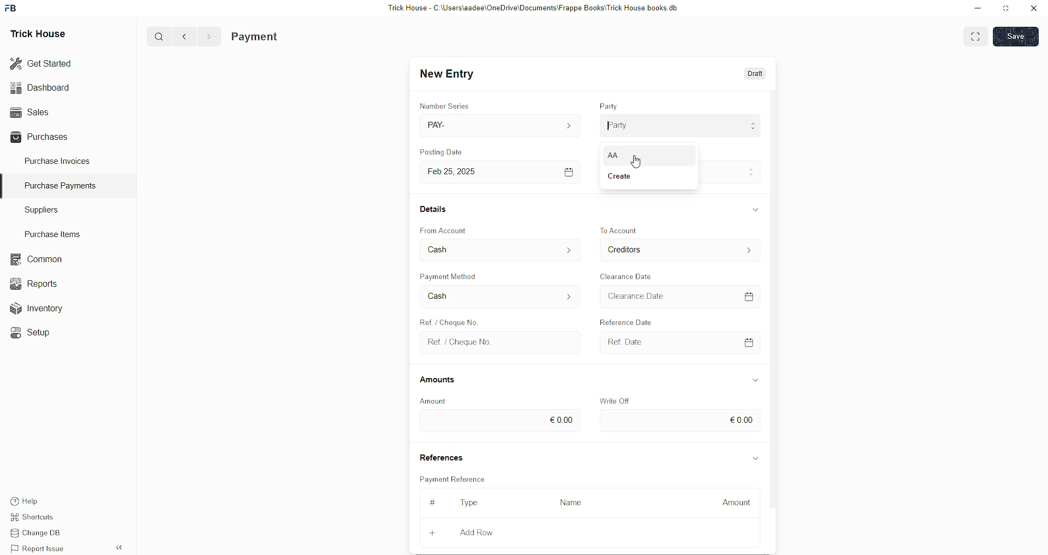 The height and width of the screenshot is (555, 1048). Describe the element at coordinates (155, 36) in the screenshot. I see `Q` at that location.